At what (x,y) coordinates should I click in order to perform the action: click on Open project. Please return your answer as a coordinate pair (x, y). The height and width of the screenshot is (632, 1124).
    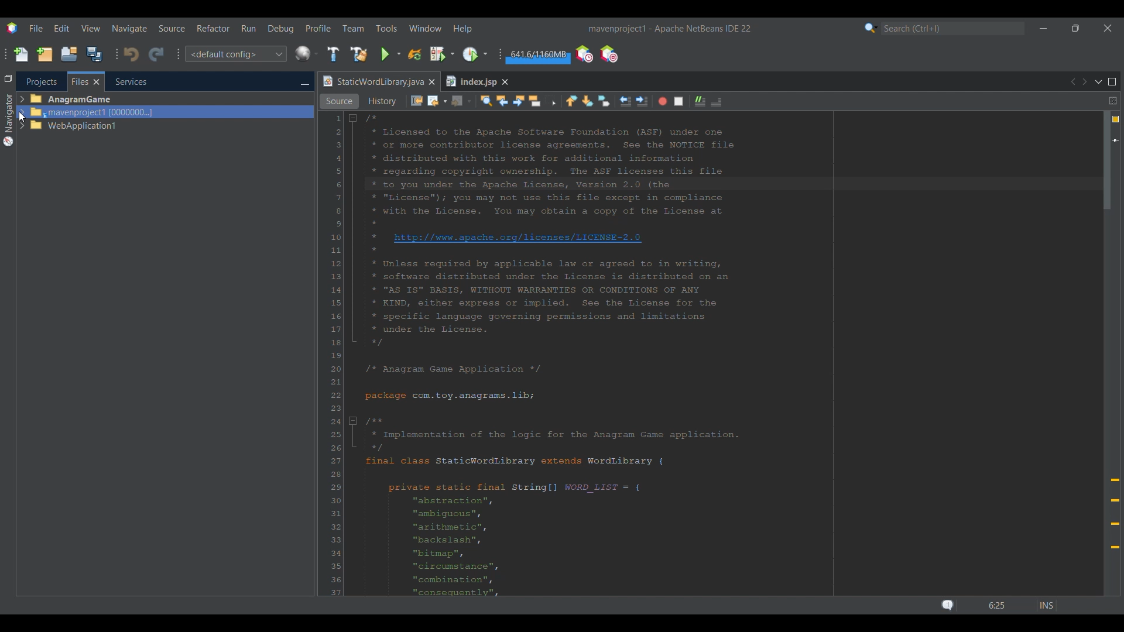
    Looking at the image, I should click on (69, 54).